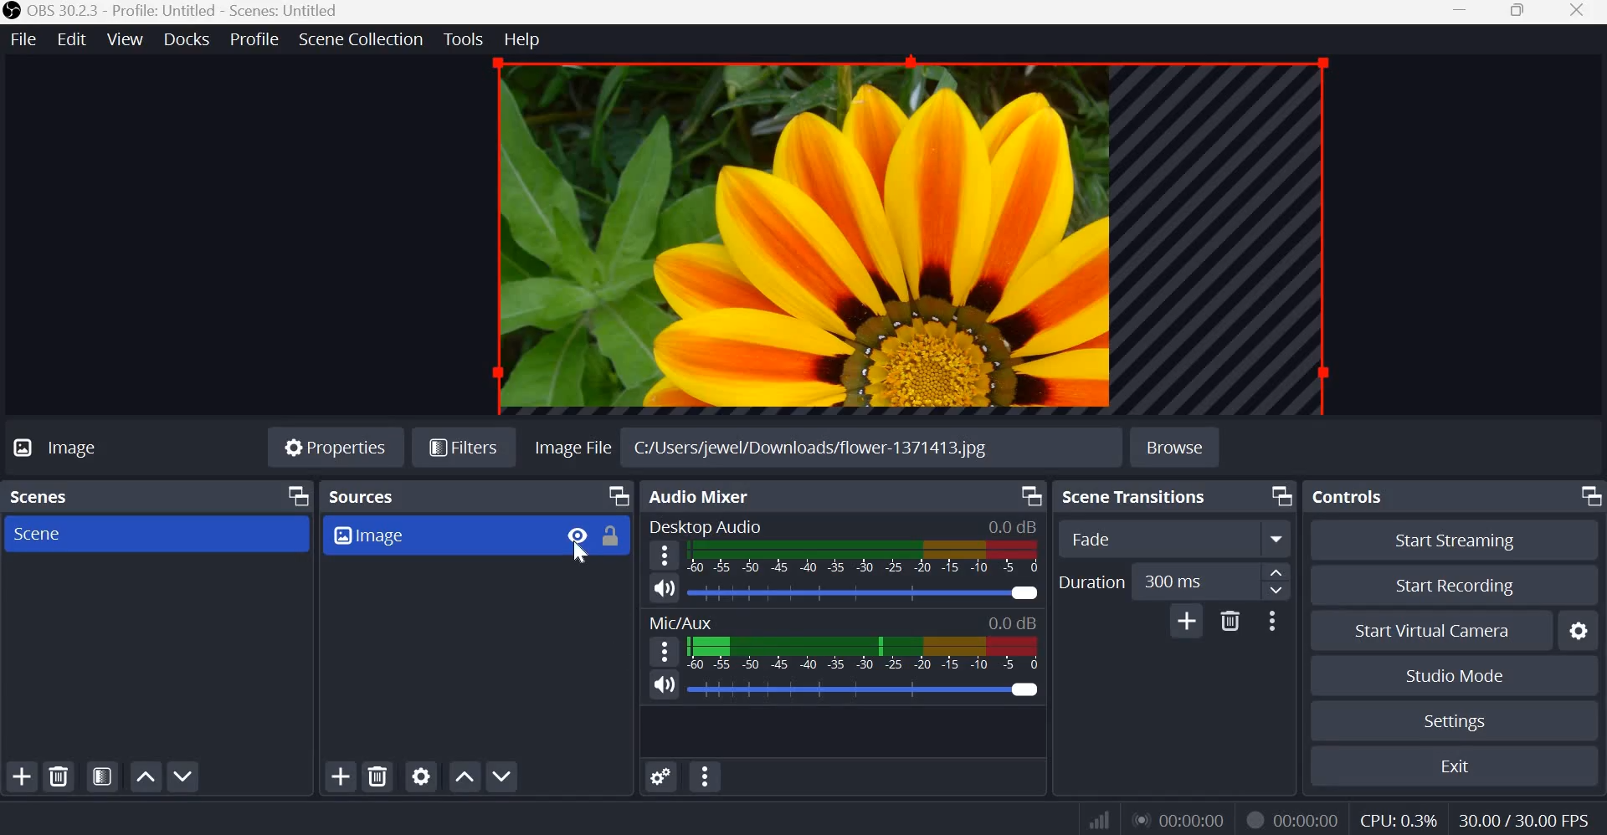  I want to click on Audio Slider, so click(866, 592).